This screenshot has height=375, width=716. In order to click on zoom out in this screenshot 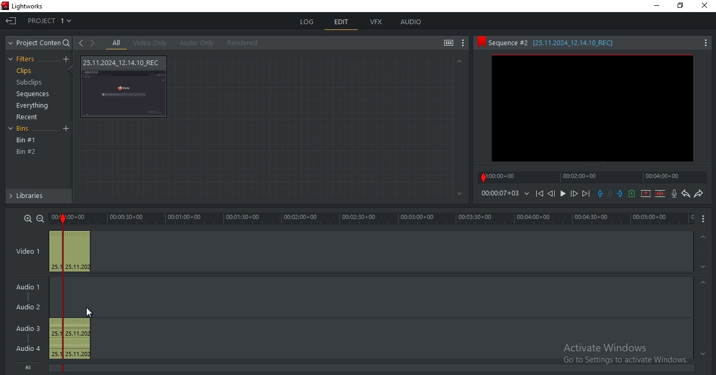, I will do `click(40, 218)`.